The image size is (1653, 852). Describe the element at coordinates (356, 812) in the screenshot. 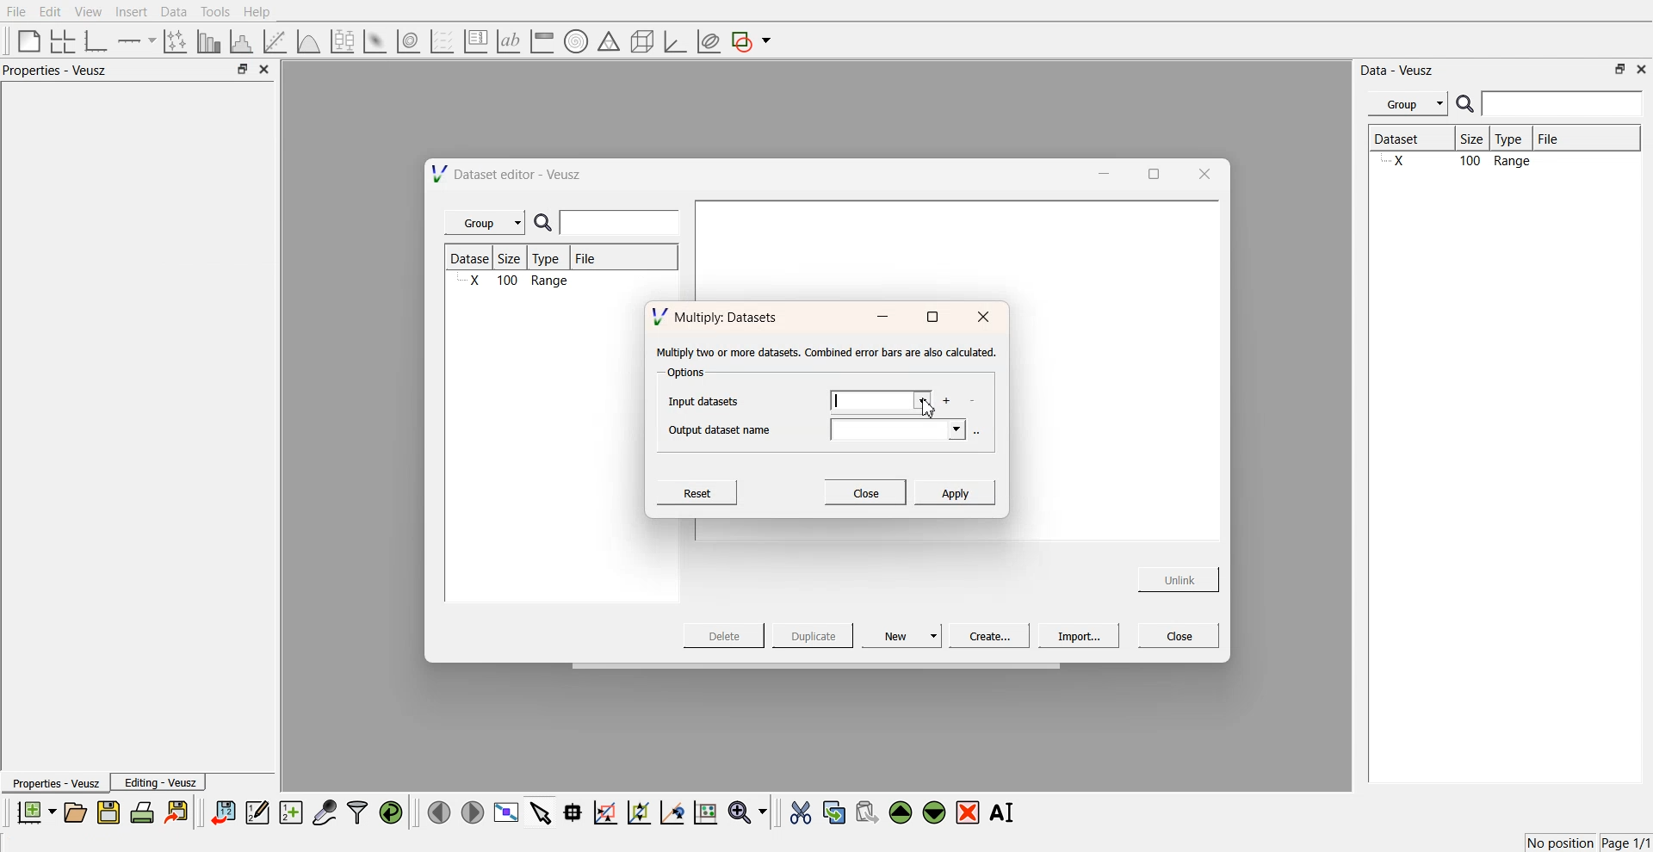

I see `filters` at that location.